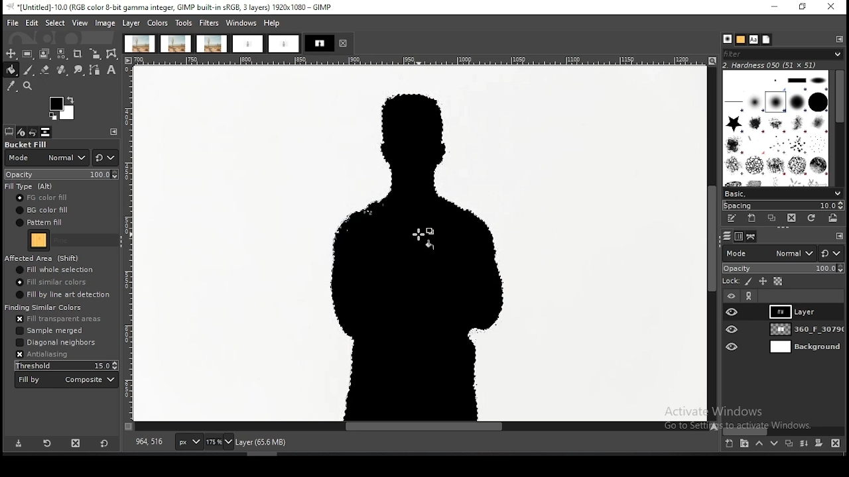 The image size is (849, 477). What do you see at coordinates (423, 60) in the screenshot?
I see `scale` at bounding box center [423, 60].